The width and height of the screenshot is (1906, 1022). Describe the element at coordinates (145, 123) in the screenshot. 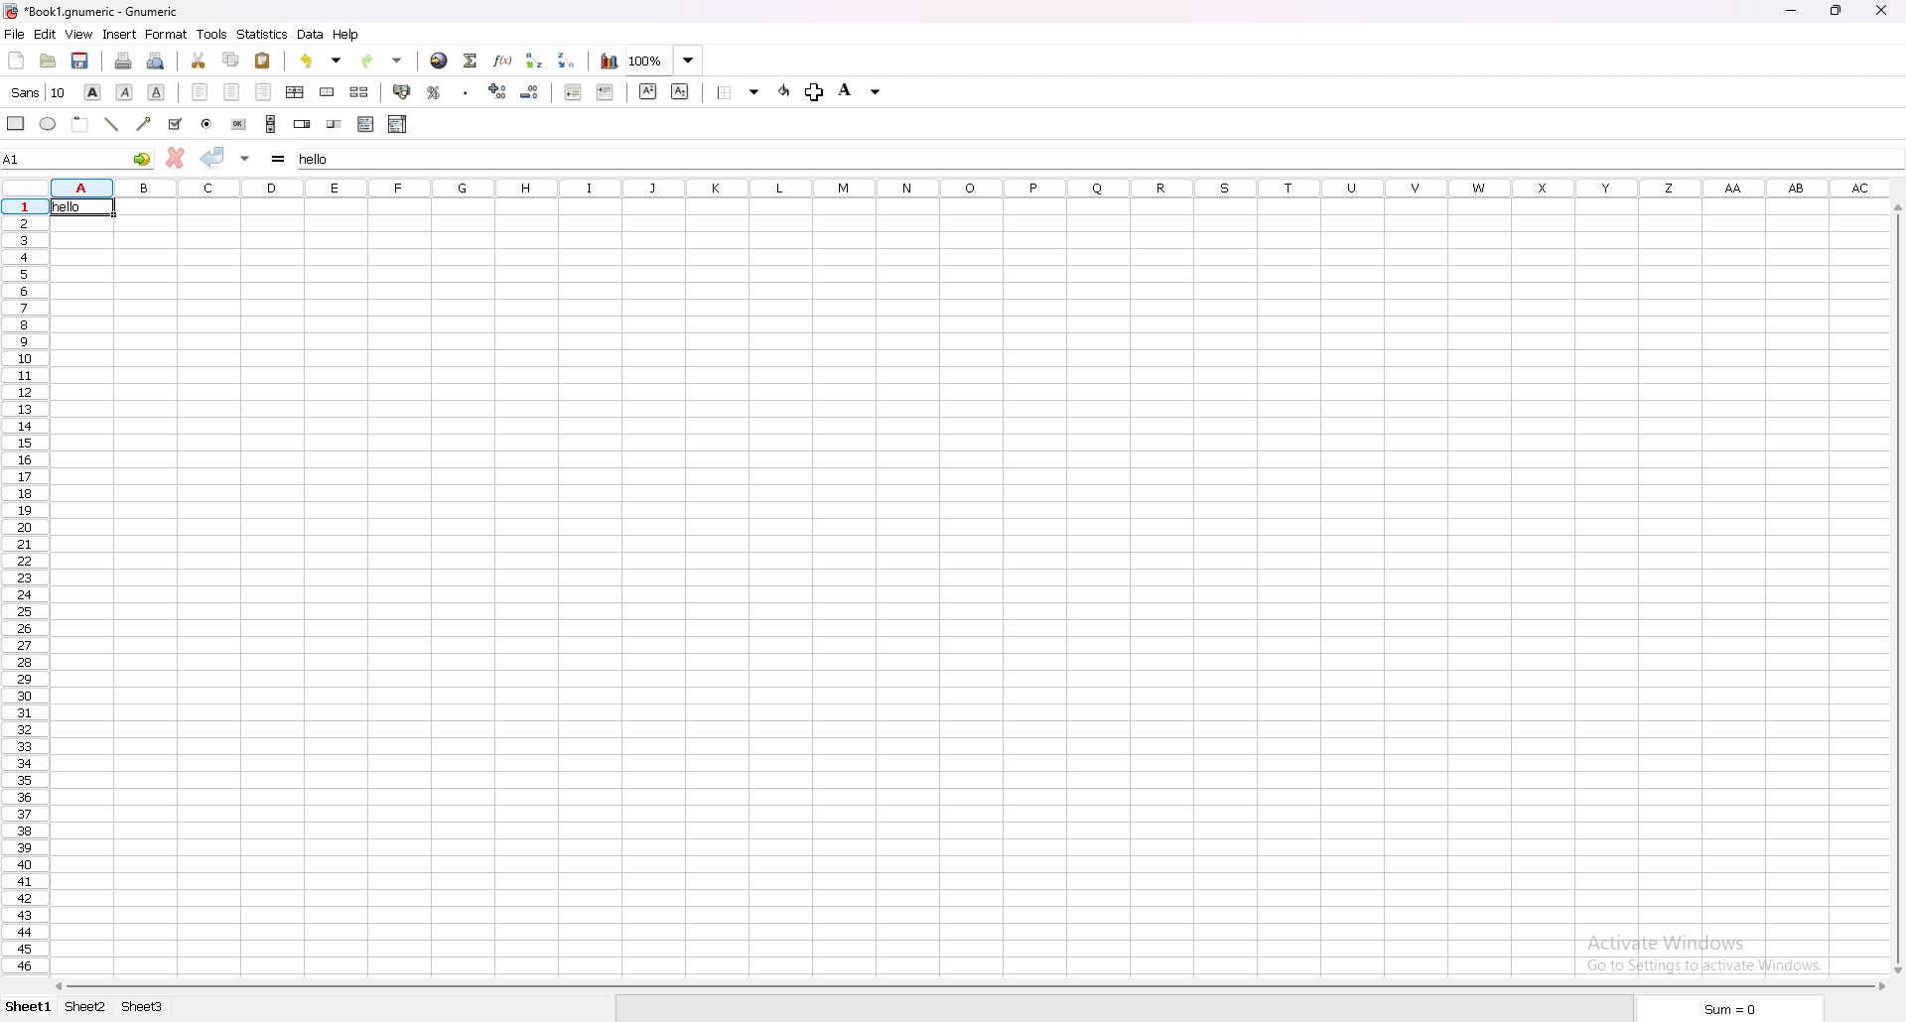

I see `arrowed line` at that location.